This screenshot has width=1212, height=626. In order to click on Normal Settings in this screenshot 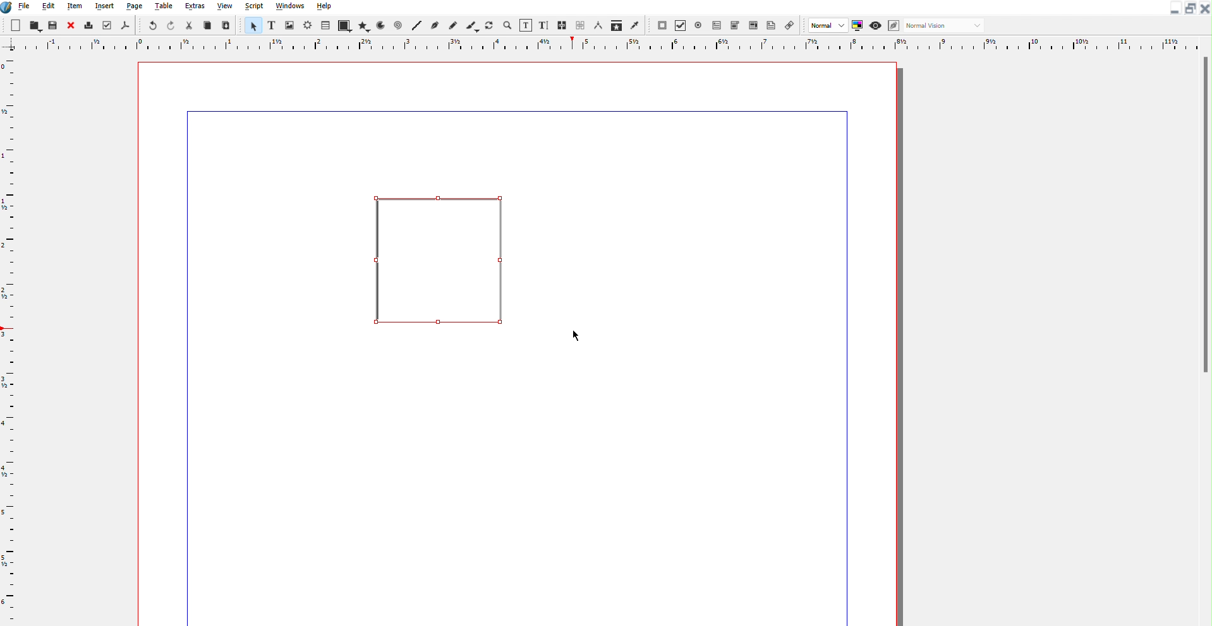, I will do `click(836, 25)`.